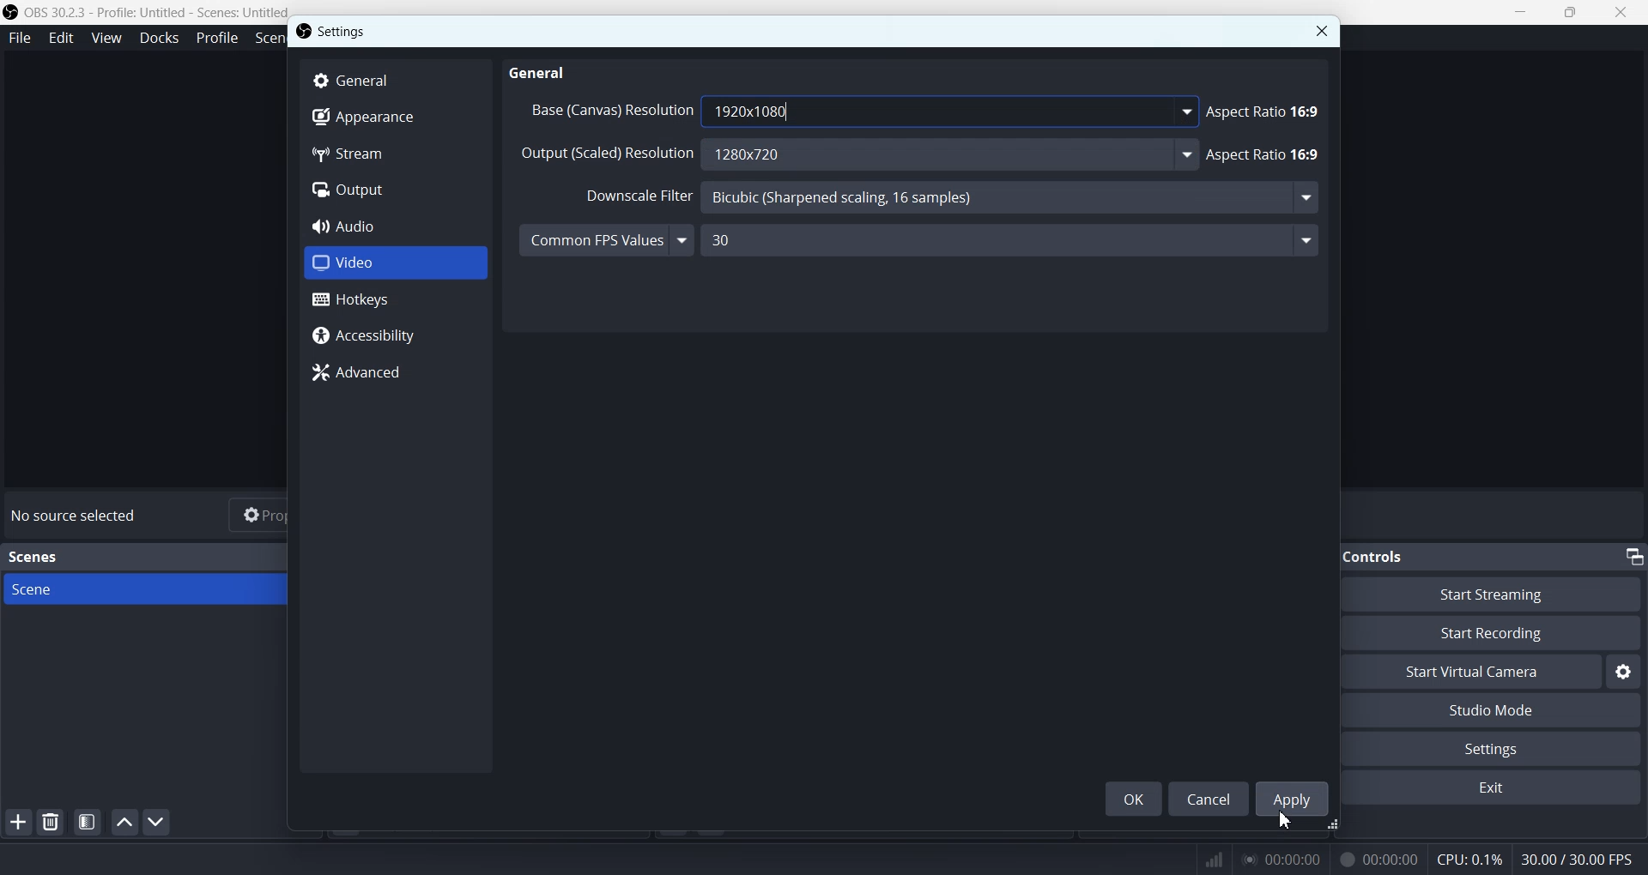 The width and height of the screenshot is (1648, 875). I want to click on General, so click(542, 71).